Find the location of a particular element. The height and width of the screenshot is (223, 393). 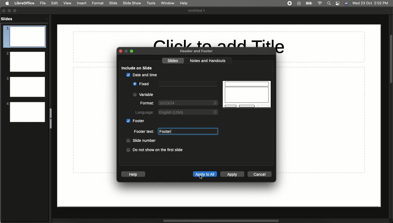

Charge is located at coordinates (309, 3).